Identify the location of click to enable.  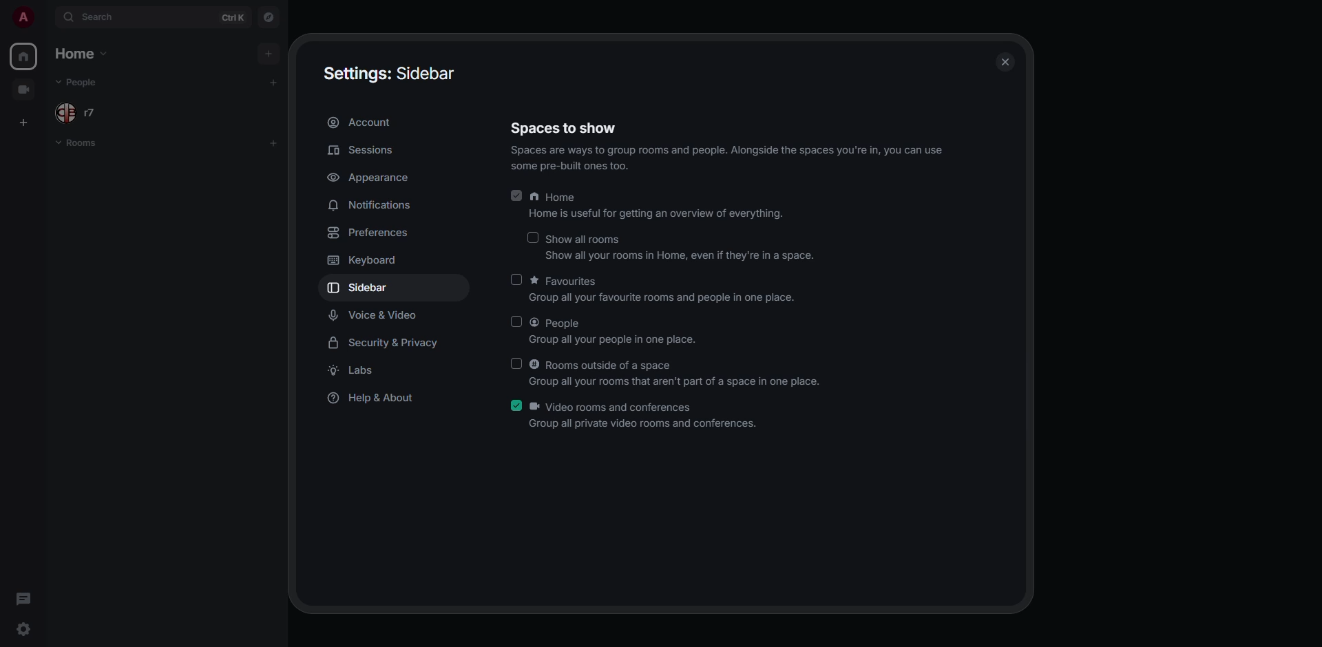
(516, 279).